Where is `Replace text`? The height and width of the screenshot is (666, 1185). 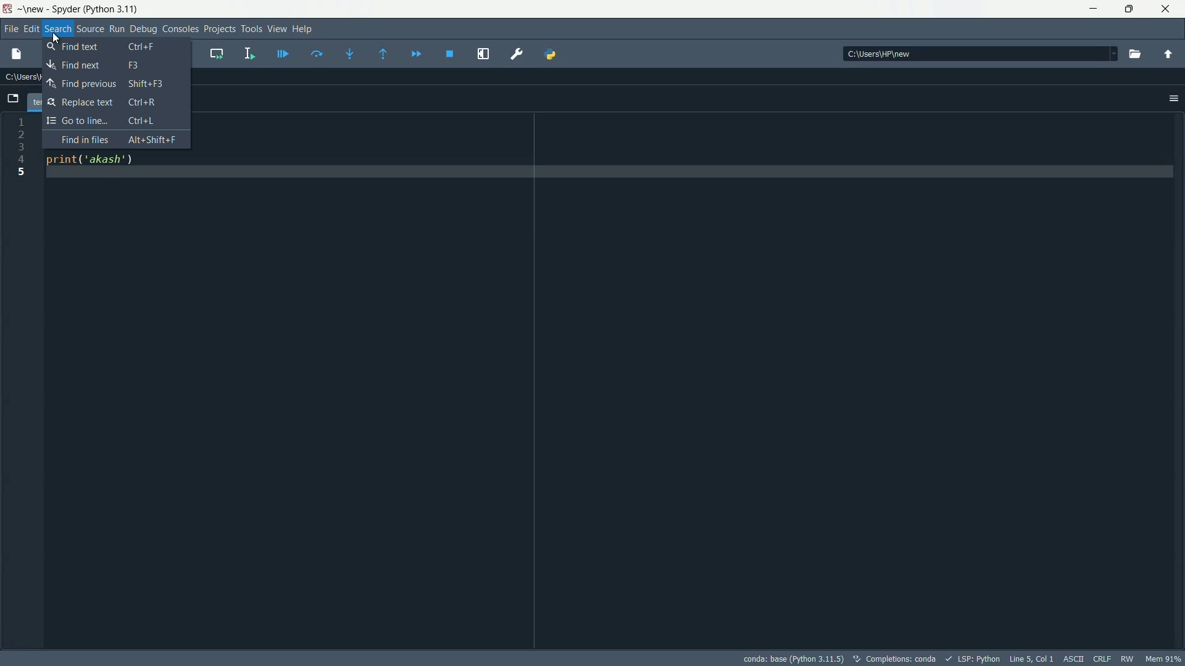 Replace text is located at coordinates (115, 101).